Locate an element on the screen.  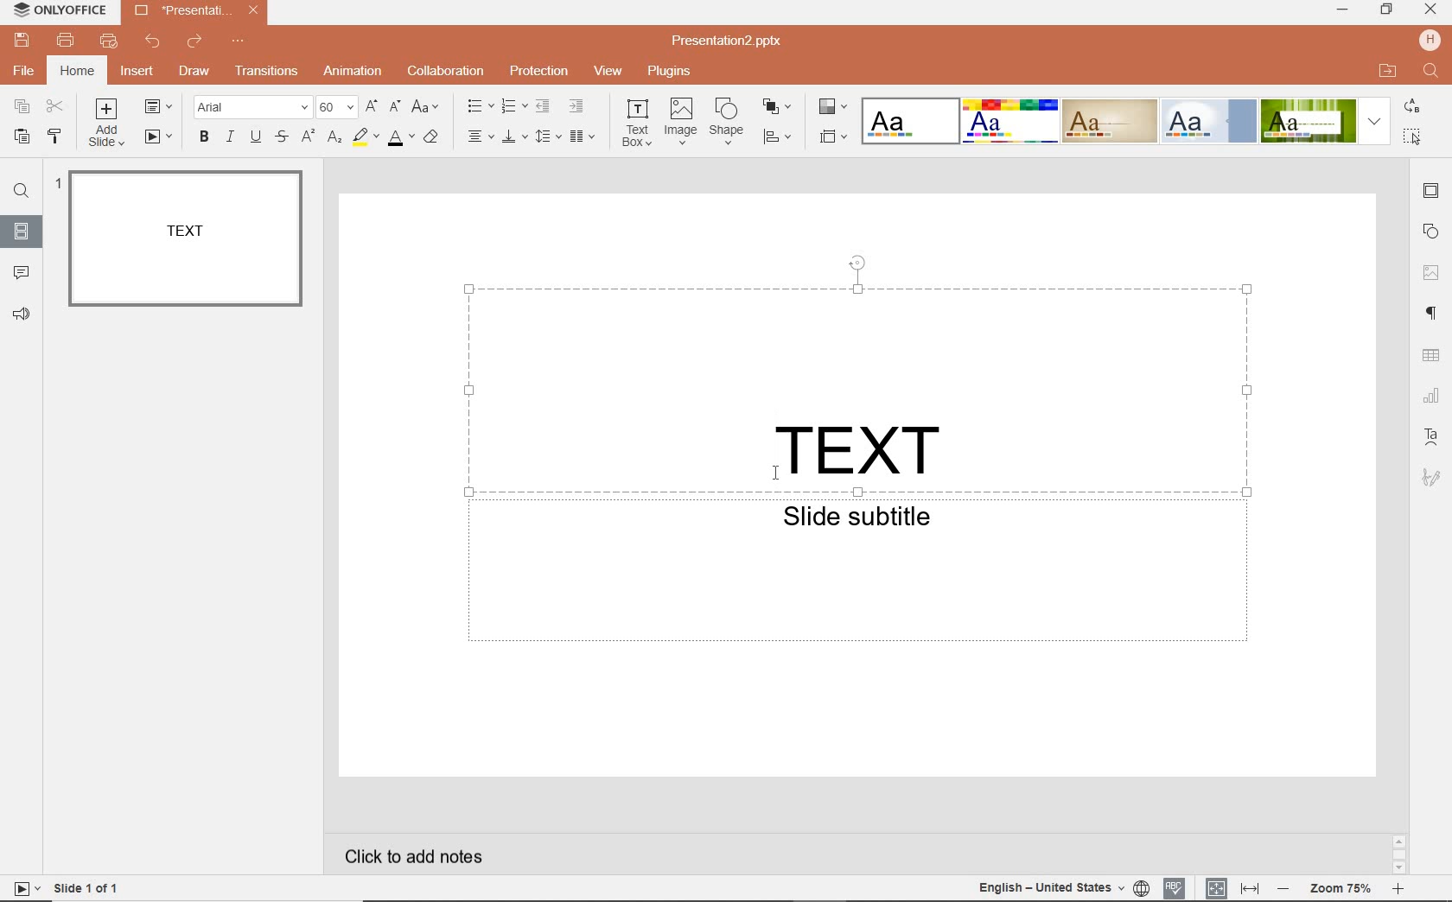
ITALIC is located at coordinates (230, 137).